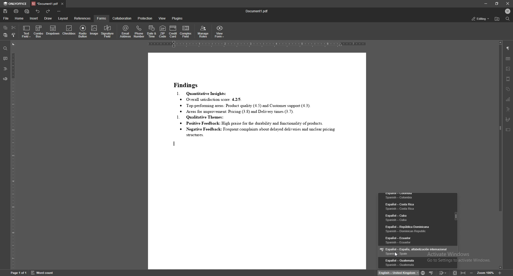 Image resolution: width=513 pixels, height=276 pixels. I want to click on headings, so click(5, 69).